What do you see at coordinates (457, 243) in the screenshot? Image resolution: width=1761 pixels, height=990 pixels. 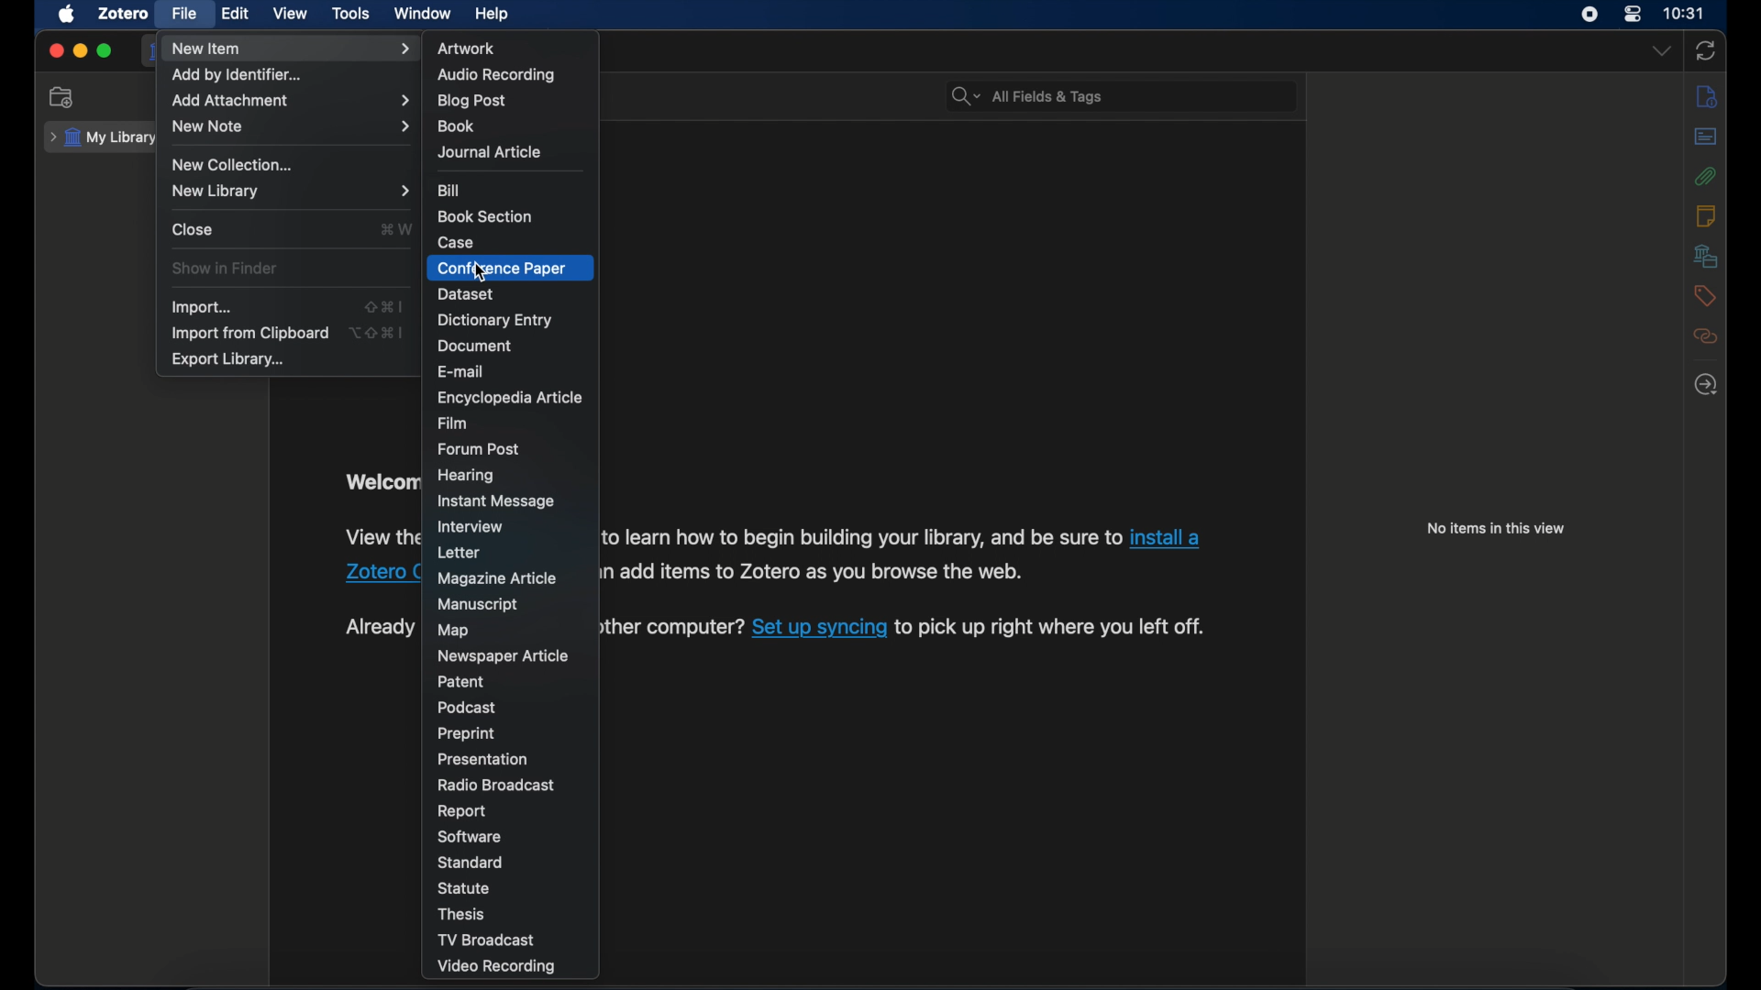 I see `case` at bounding box center [457, 243].